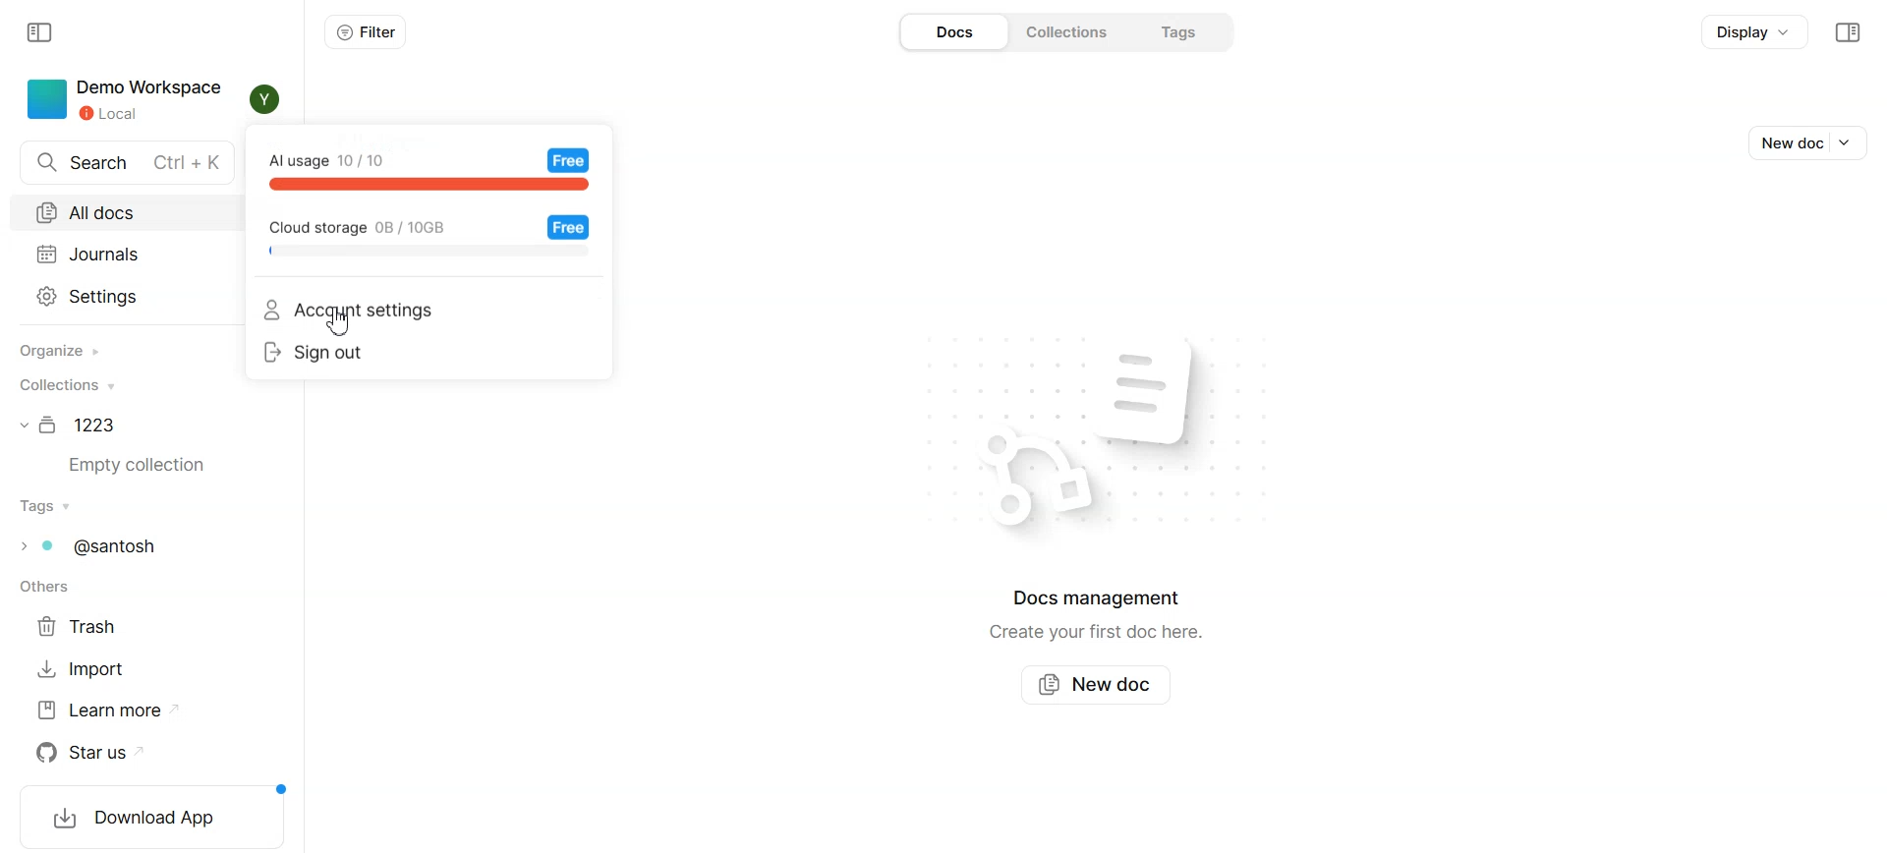 Image resolution: width=1887 pixels, height=853 pixels. I want to click on Settings, so click(130, 298).